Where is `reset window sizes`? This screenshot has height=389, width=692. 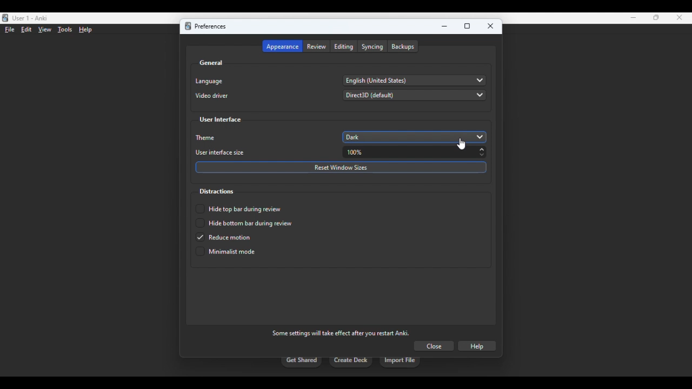
reset window sizes is located at coordinates (341, 167).